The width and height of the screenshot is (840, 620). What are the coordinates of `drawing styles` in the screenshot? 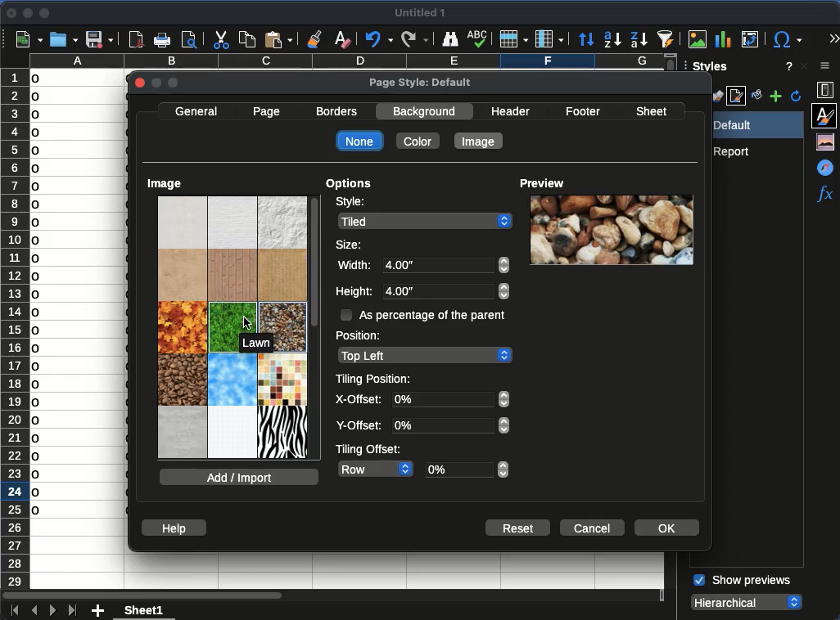 It's located at (717, 96).